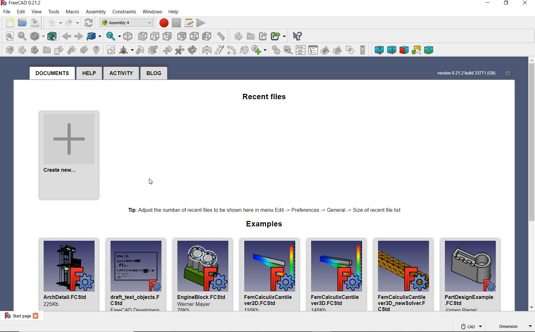 The image size is (535, 332). What do you see at coordinates (141, 37) in the screenshot?
I see `front` at bounding box center [141, 37].